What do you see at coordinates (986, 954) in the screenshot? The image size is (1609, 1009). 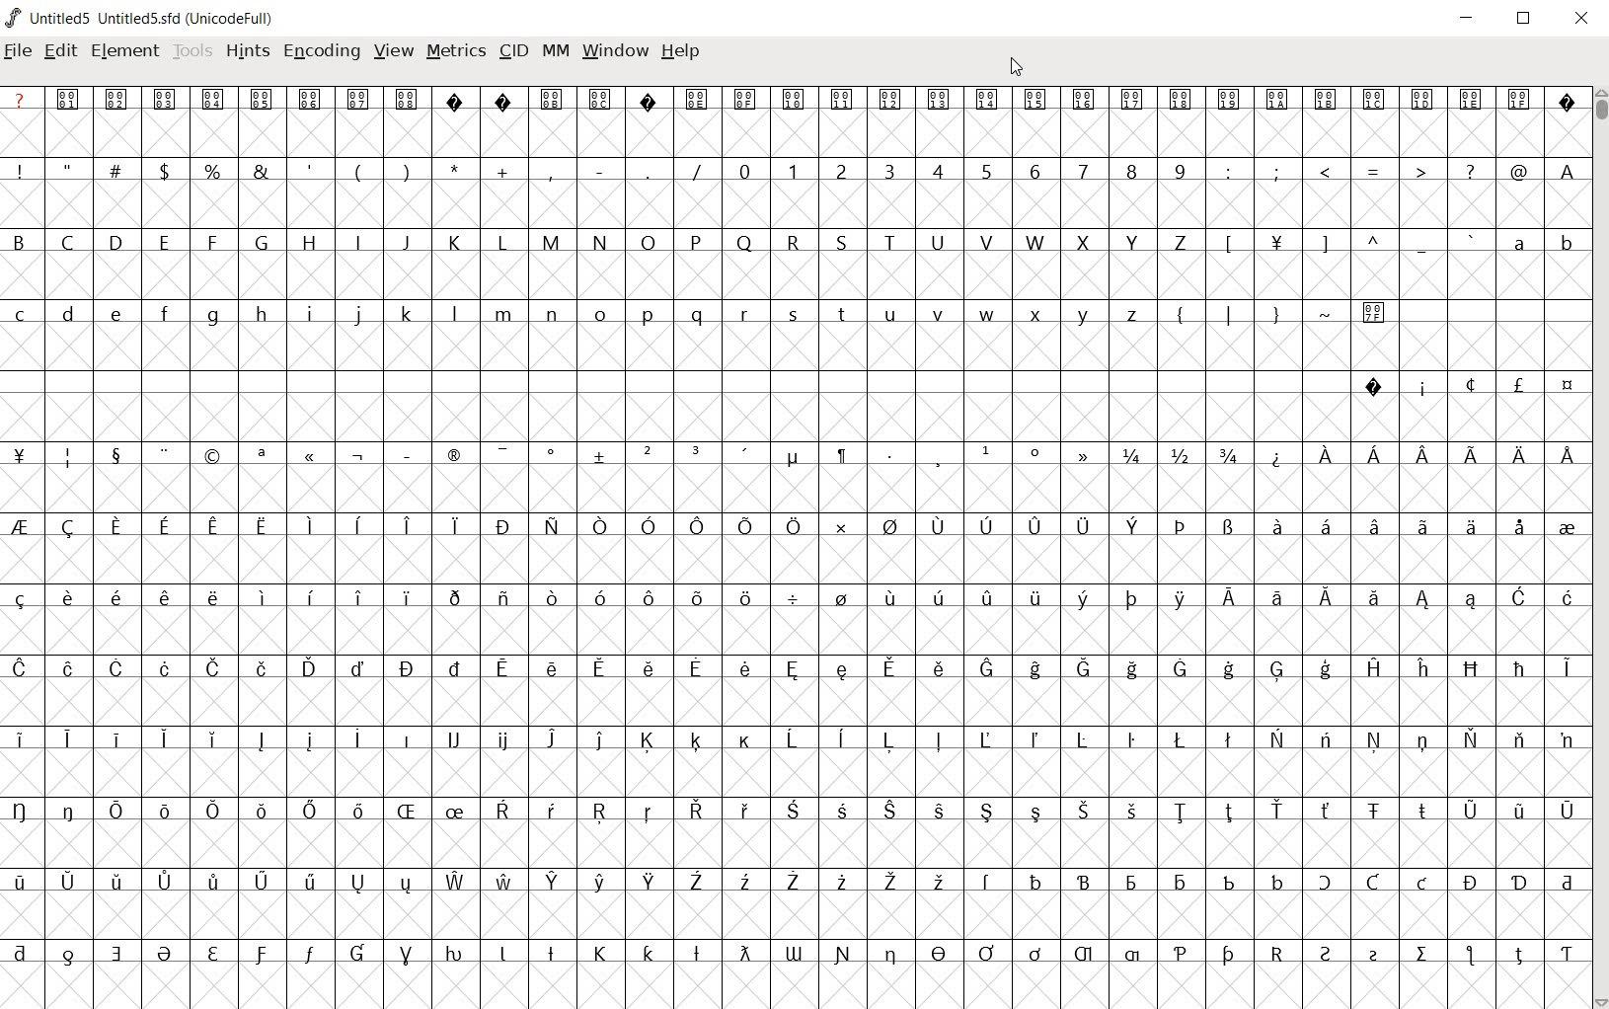 I see `Symbol` at bounding box center [986, 954].